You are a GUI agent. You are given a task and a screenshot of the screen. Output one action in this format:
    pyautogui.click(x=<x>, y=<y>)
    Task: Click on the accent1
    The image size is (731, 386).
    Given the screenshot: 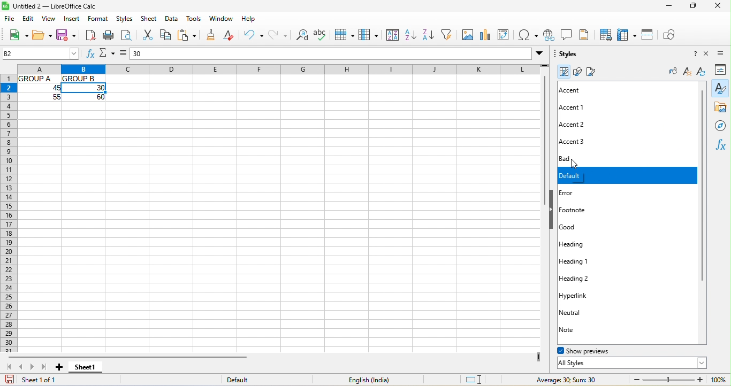 What is the action you would take?
    pyautogui.click(x=576, y=107)
    